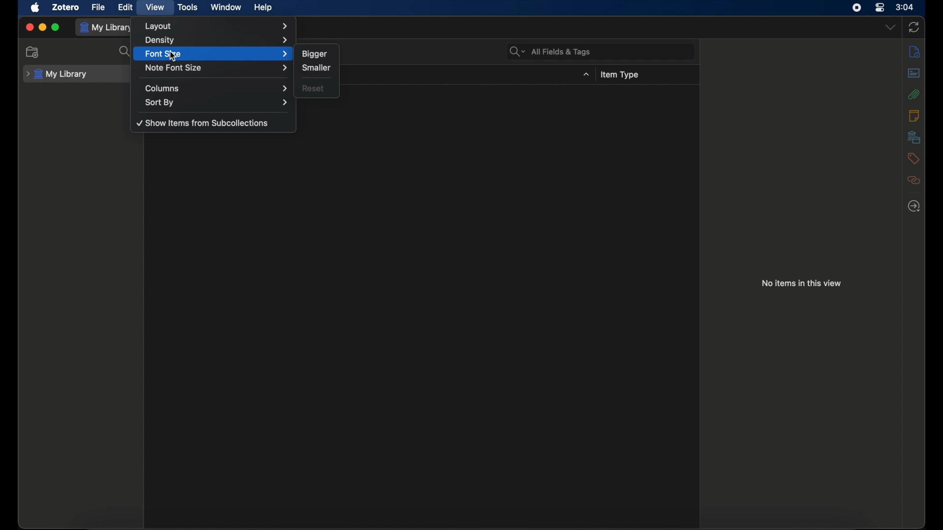 The image size is (943, 530). Describe the element at coordinates (314, 53) in the screenshot. I see `bigger` at that location.